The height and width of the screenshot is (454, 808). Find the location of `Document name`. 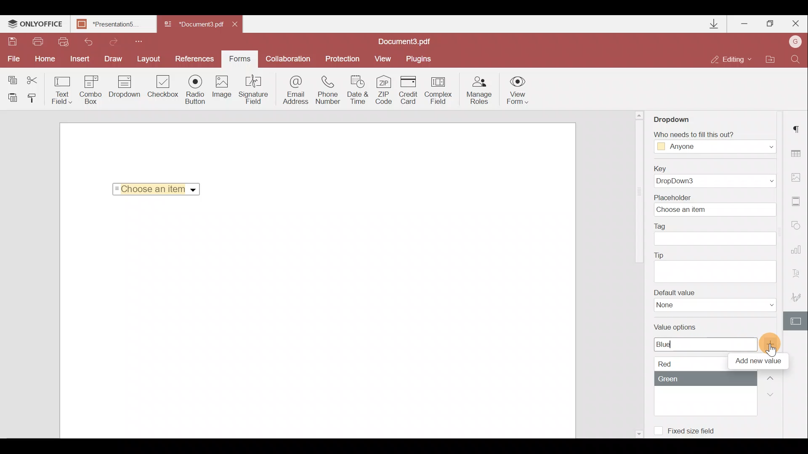

Document name is located at coordinates (193, 25).